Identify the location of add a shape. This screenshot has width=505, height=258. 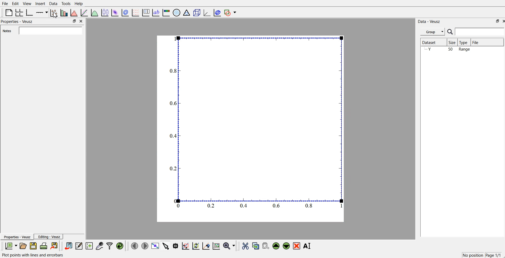
(231, 12).